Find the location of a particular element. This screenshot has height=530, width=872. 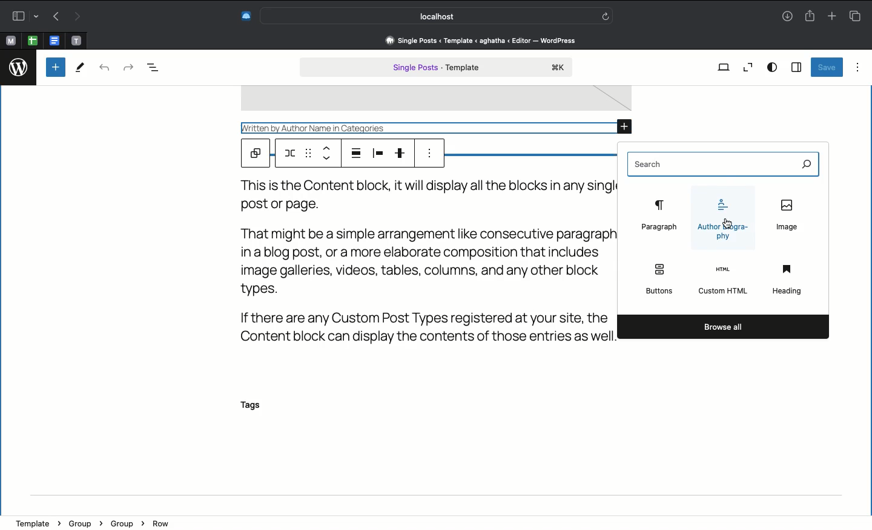

Vertical alignment is located at coordinates (402, 153).